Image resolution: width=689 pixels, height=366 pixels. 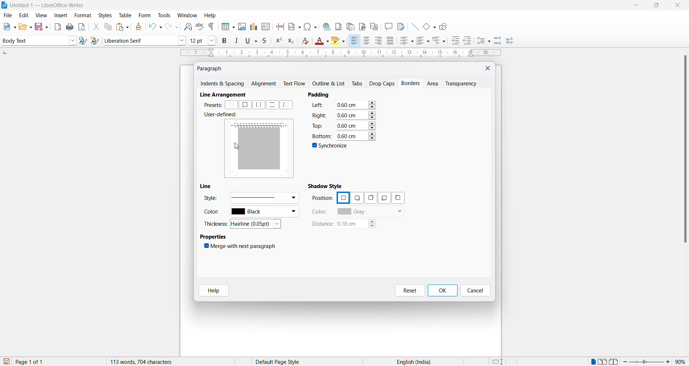 What do you see at coordinates (82, 27) in the screenshot?
I see `print preview` at bounding box center [82, 27].